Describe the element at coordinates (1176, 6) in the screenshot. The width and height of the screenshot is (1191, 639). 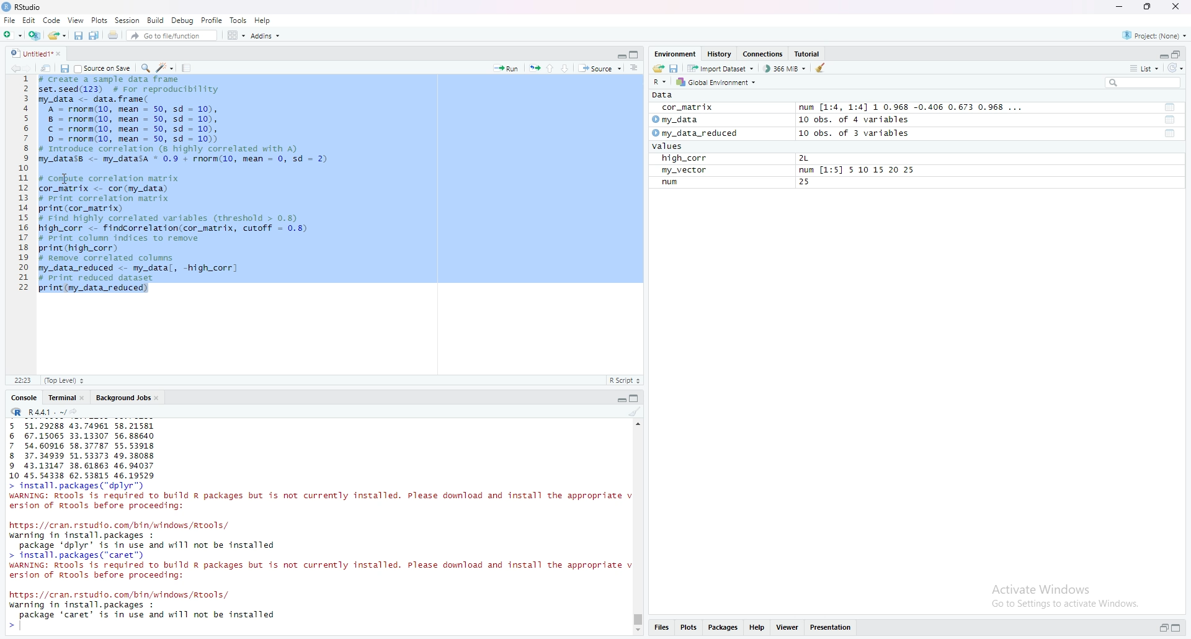
I see `close` at that location.